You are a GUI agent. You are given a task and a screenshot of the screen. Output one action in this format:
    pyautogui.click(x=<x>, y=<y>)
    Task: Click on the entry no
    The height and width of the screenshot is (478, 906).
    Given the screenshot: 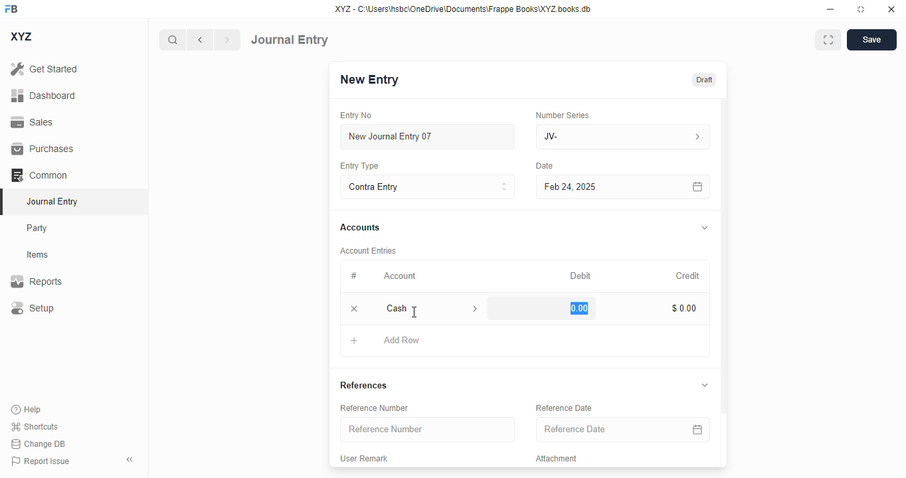 What is the action you would take?
    pyautogui.click(x=357, y=115)
    